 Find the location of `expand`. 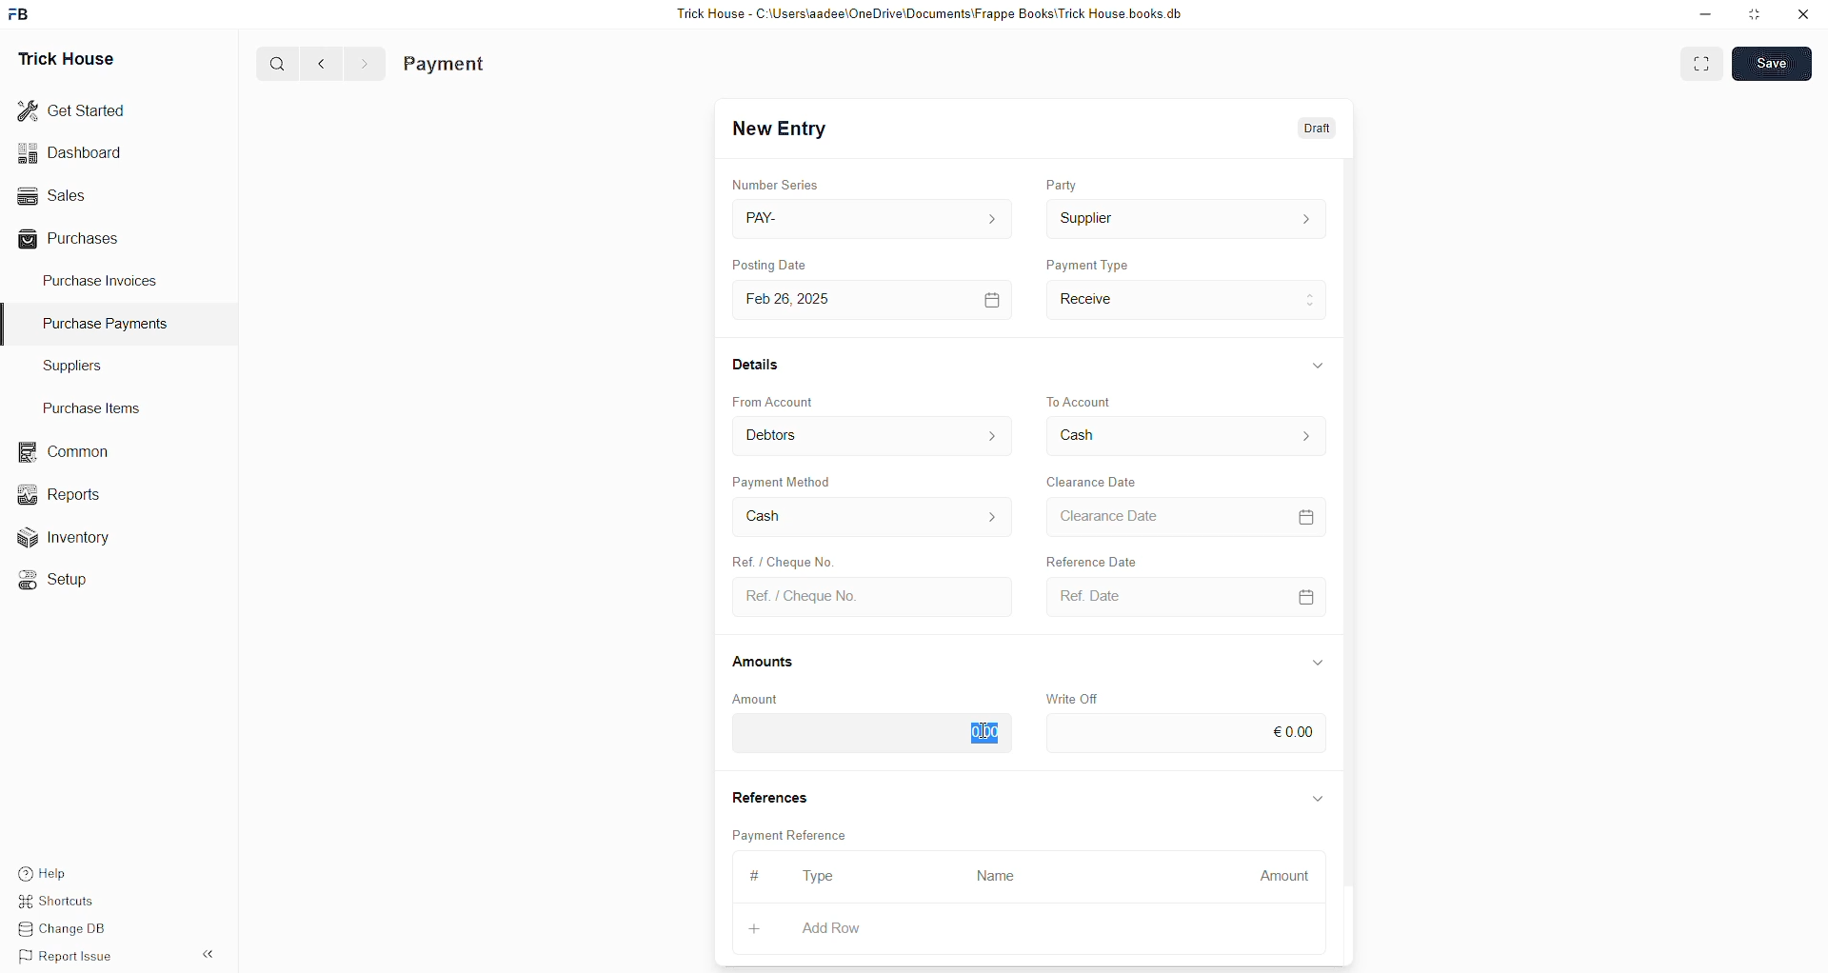

expand is located at coordinates (1314, 364).